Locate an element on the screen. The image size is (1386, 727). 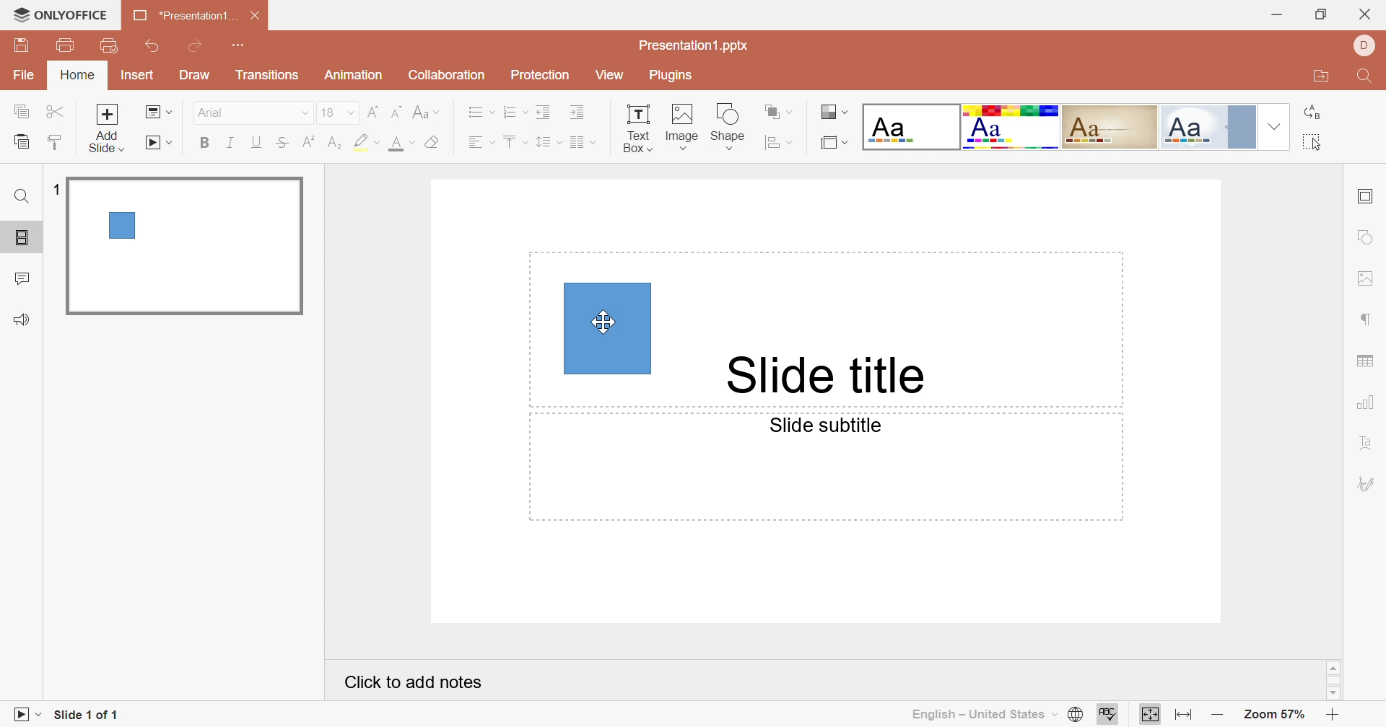
Paragraph settings is located at coordinates (1369, 321).